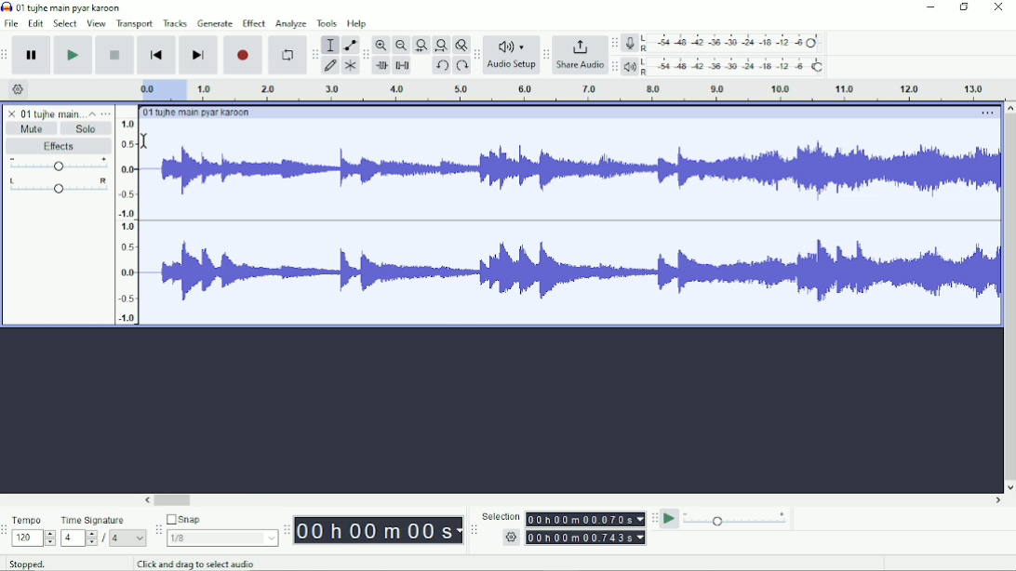 This screenshot has height=571, width=1016. What do you see at coordinates (33, 538) in the screenshot?
I see `Tempo Range` at bounding box center [33, 538].